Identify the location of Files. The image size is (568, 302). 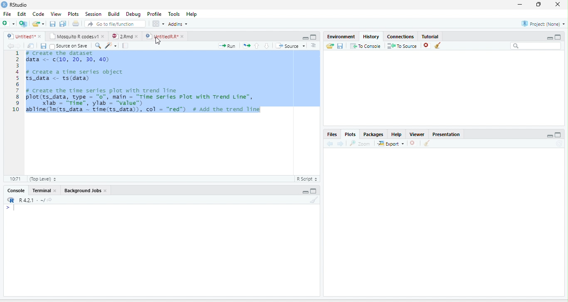
(332, 134).